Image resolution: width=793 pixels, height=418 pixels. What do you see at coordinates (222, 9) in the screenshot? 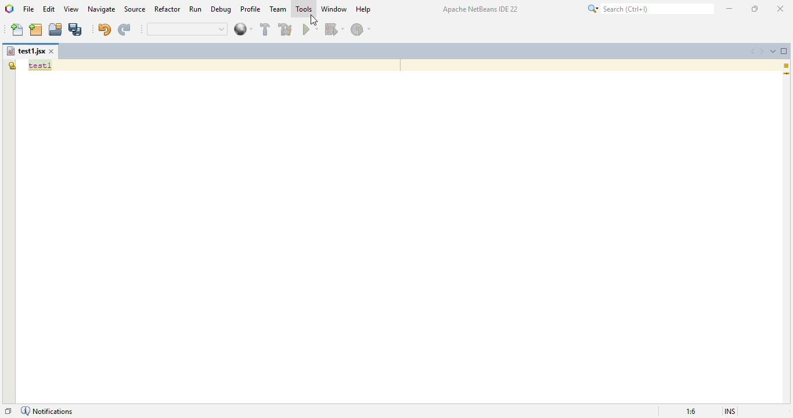
I see `debug` at bounding box center [222, 9].